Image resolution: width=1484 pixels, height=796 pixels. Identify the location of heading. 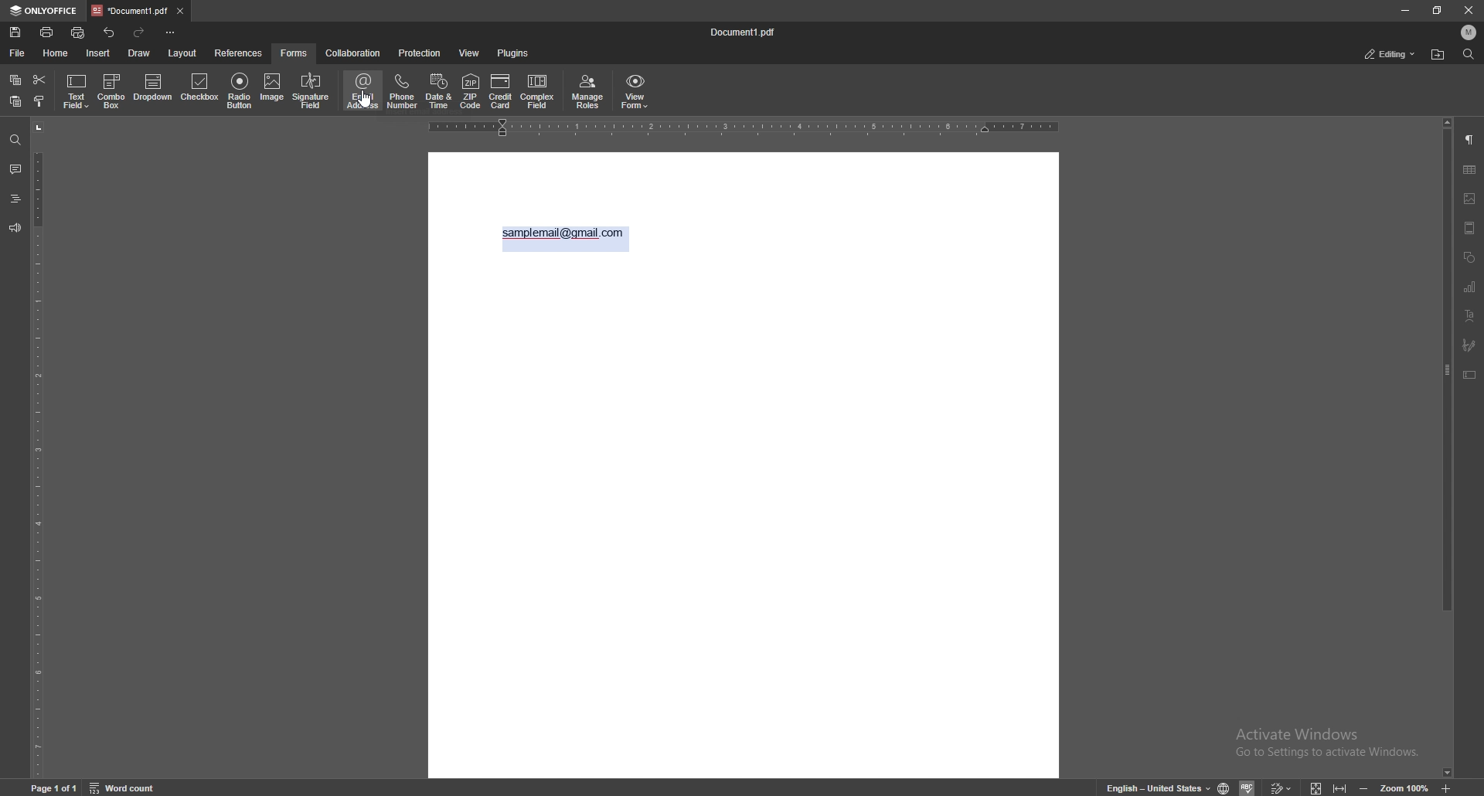
(15, 199).